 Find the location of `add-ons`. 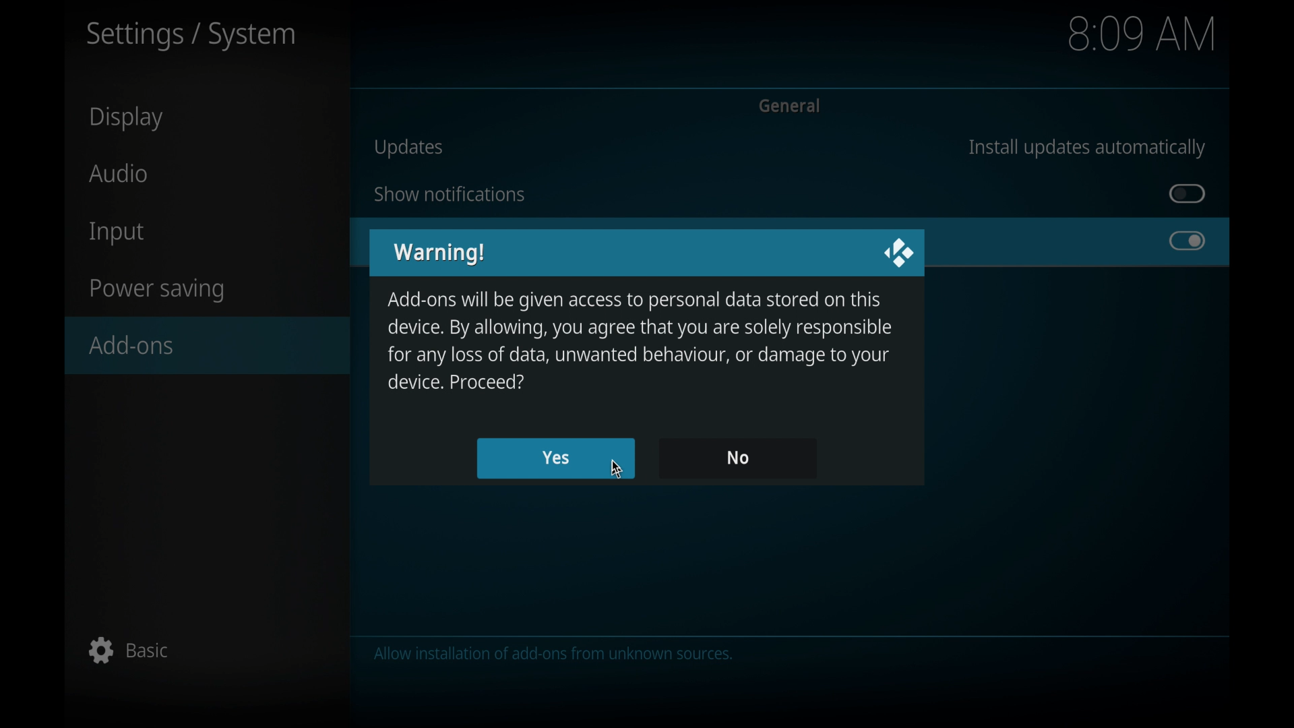

add-ons is located at coordinates (209, 345).